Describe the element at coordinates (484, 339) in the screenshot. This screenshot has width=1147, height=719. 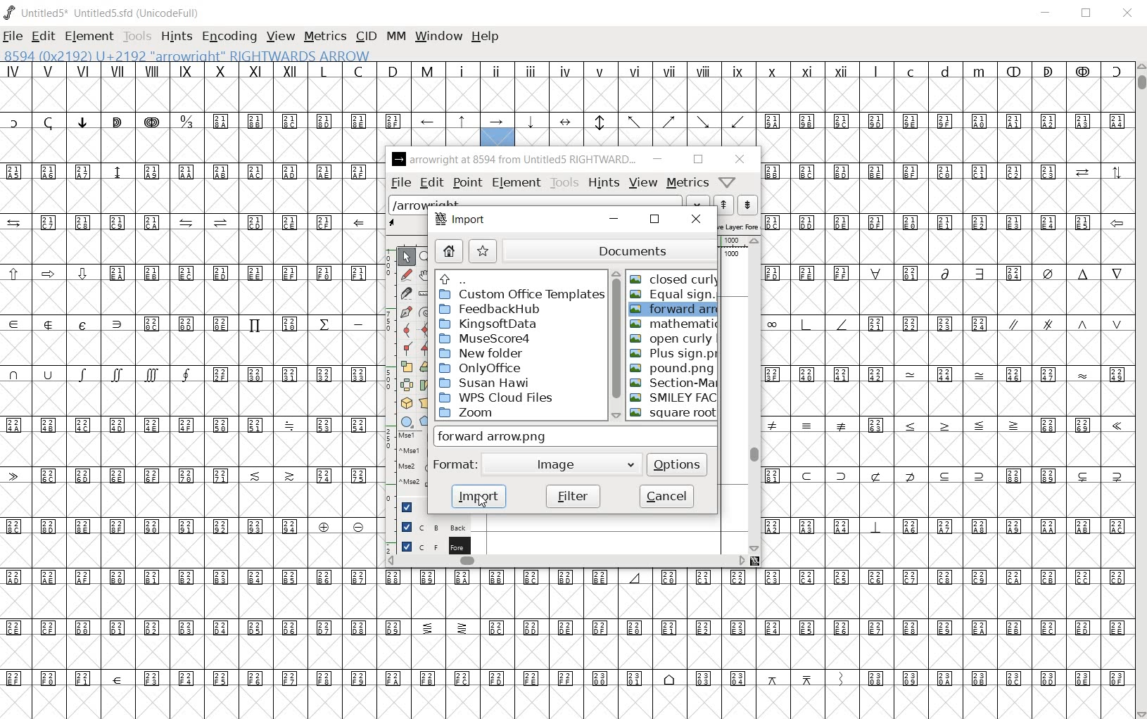
I see `MuseScore4` at that location.